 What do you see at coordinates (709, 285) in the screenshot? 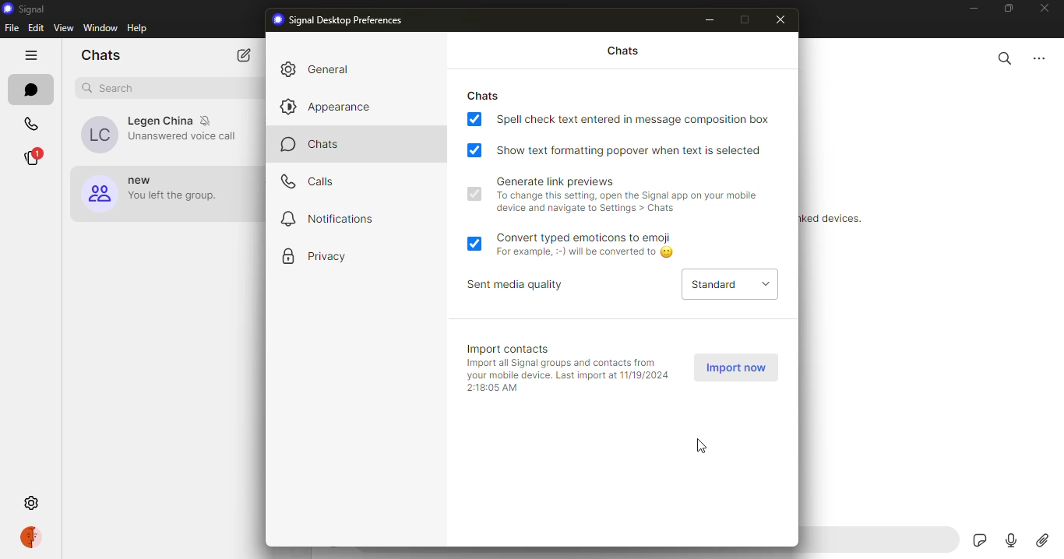
I see `standard` at bounding box center [709, 285].